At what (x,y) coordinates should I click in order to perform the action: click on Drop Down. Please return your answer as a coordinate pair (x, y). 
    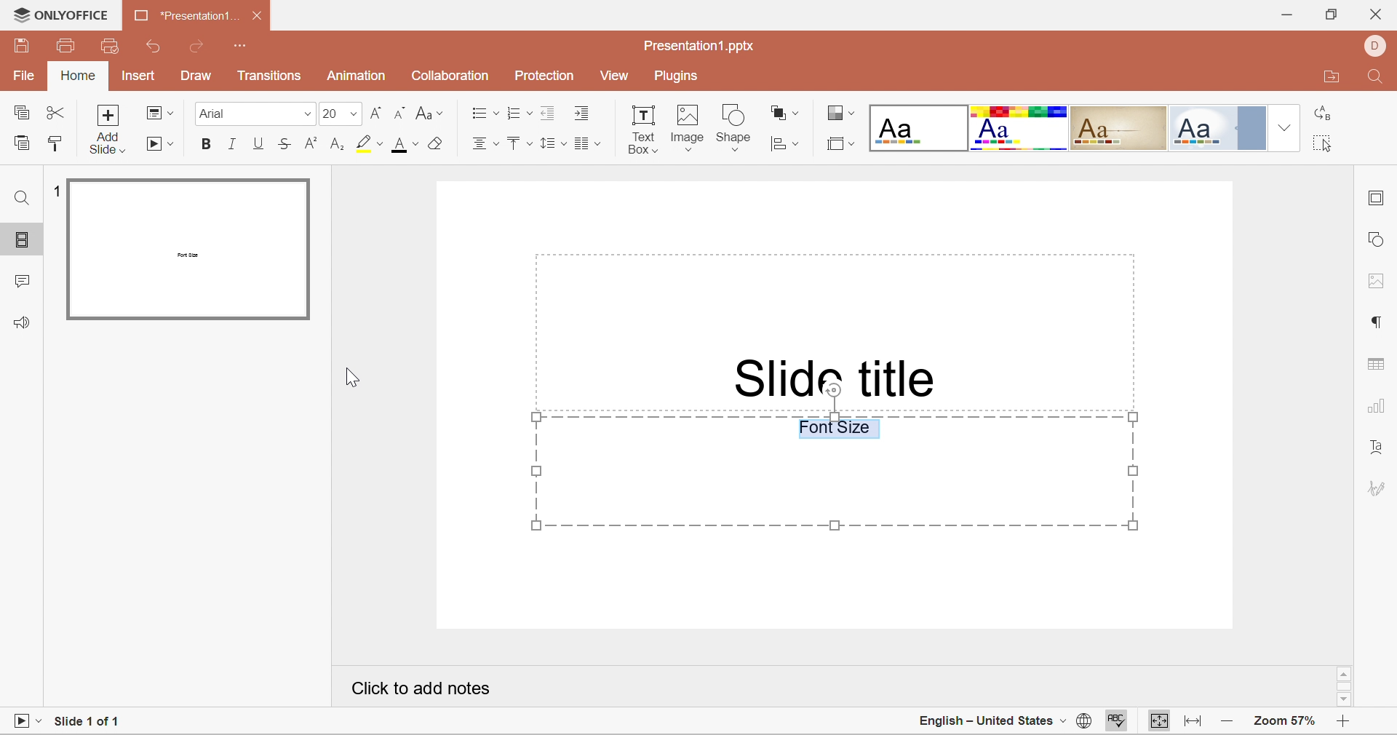
    Looking at the image, I should click on (308, 118).